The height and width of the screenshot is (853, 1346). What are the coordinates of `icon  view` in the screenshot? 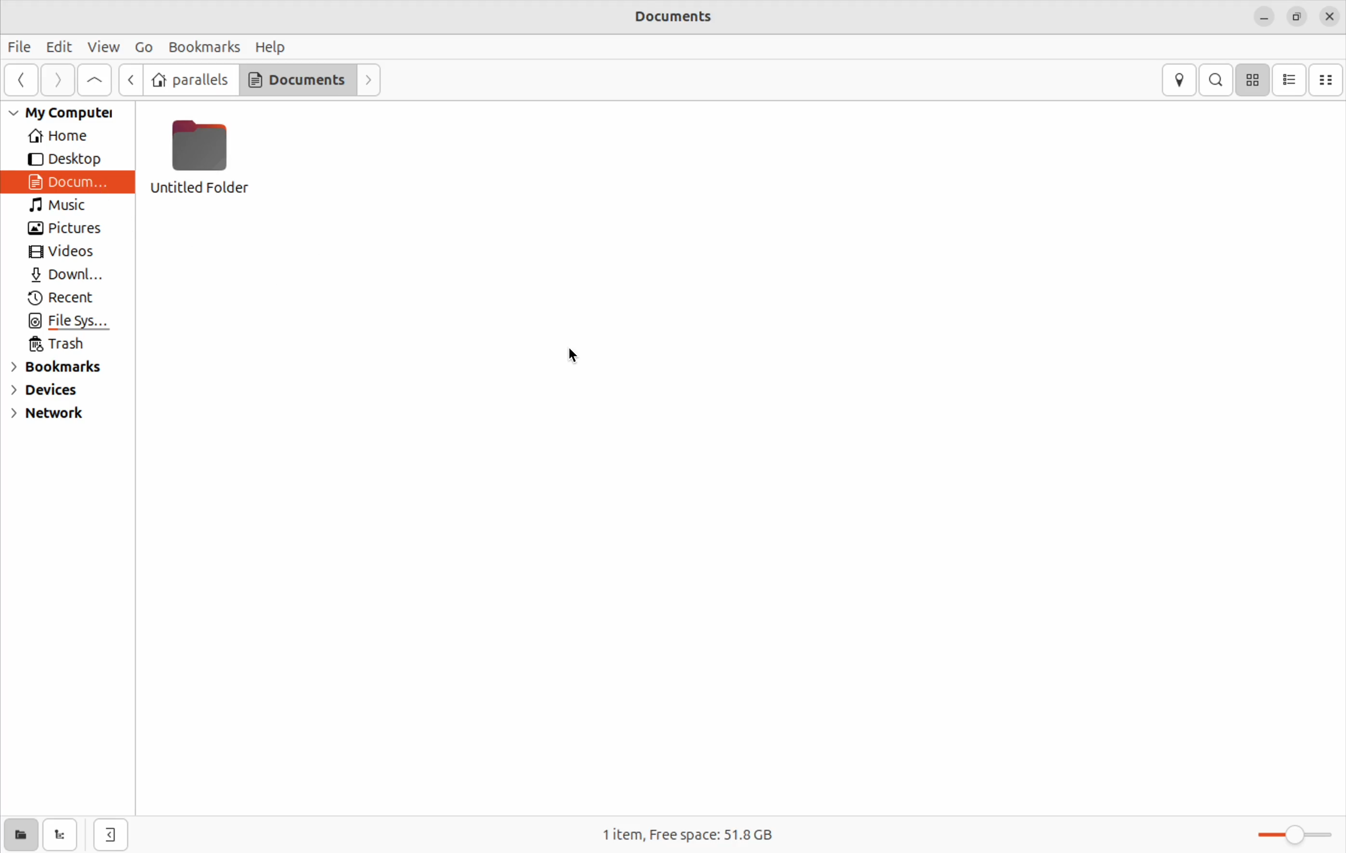 It's located at (1253, 78).